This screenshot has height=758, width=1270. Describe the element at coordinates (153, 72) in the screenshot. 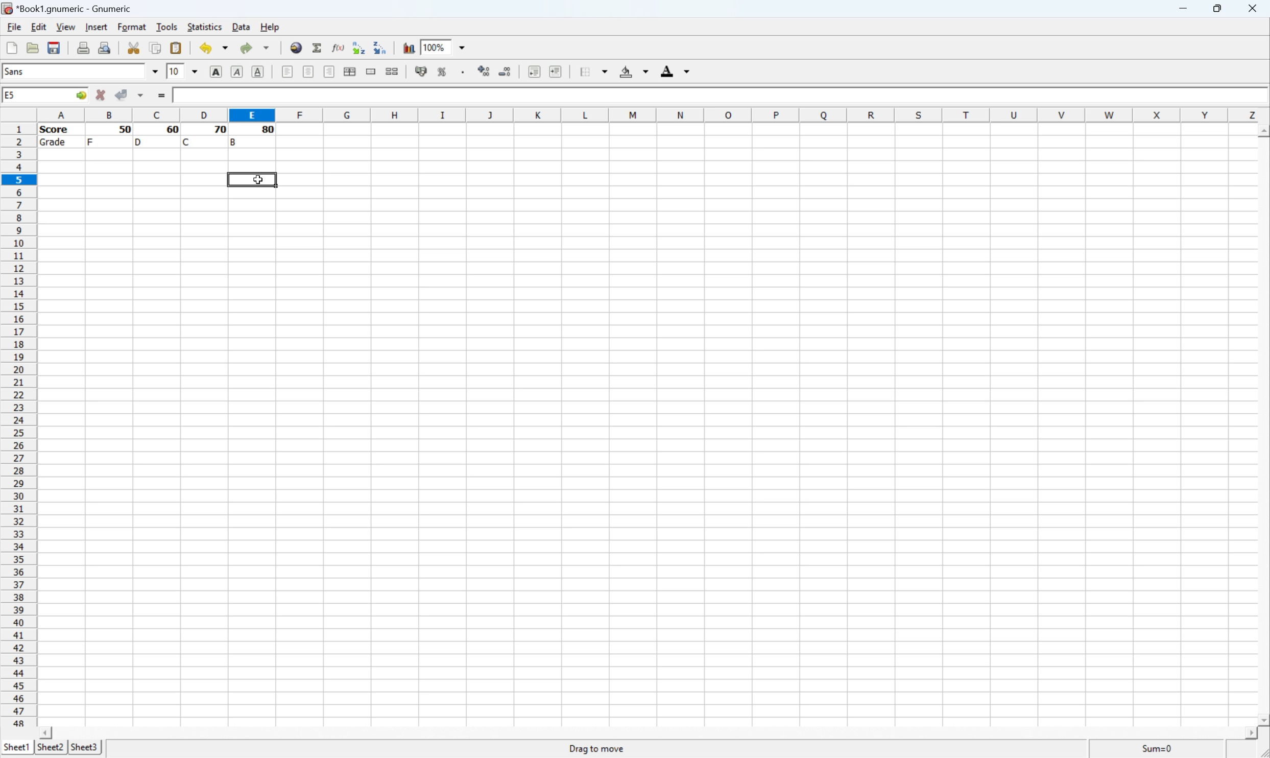

I see `Drop Down` at that location.